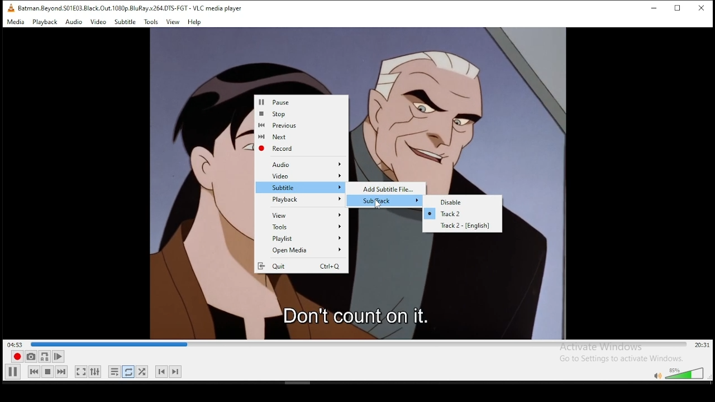  I want to click on volumne control, so click(678, 374).